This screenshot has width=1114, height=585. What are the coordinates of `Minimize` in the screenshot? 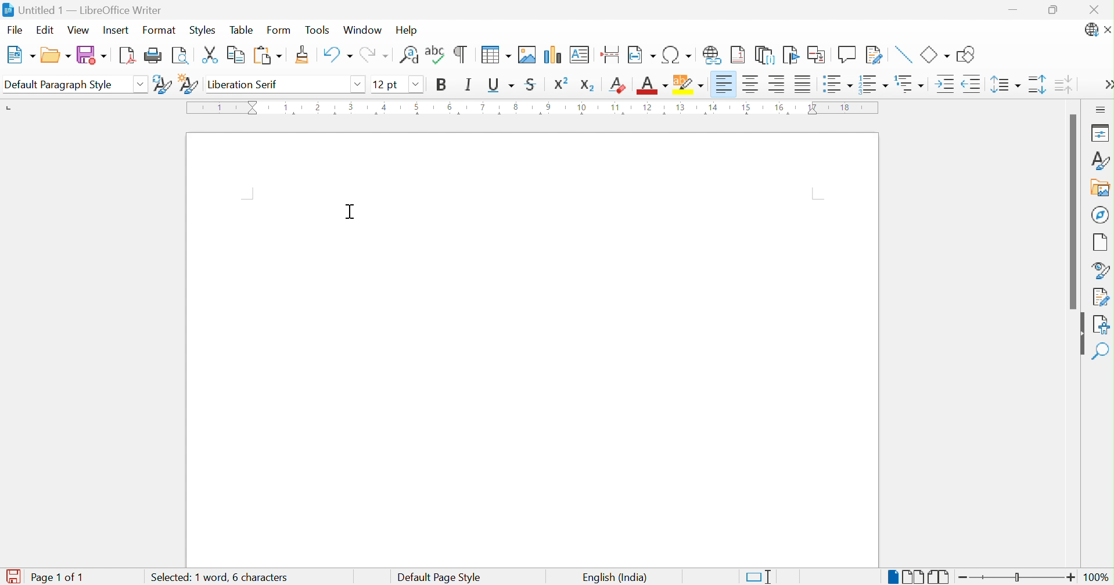 It's located at (1016, 11).